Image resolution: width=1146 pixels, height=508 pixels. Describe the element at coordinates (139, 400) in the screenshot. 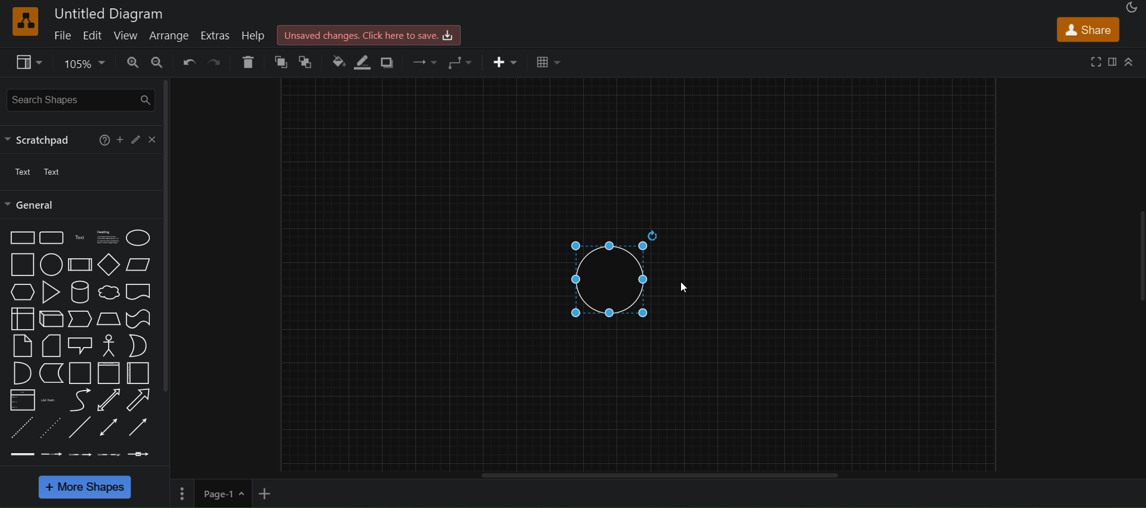

I see `arrow` at that location.